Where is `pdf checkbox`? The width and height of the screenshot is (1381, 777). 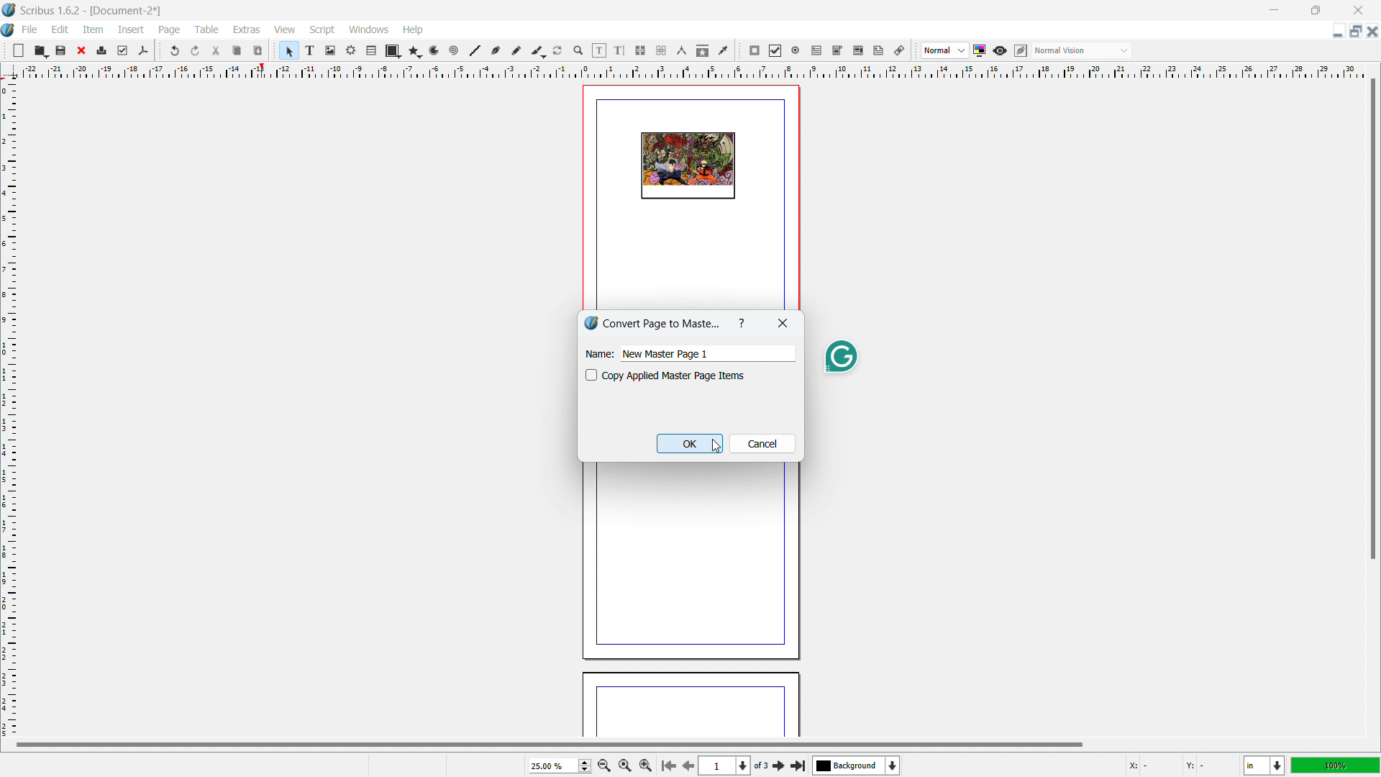
pdf checkbox is located at coordinates (775, 50).